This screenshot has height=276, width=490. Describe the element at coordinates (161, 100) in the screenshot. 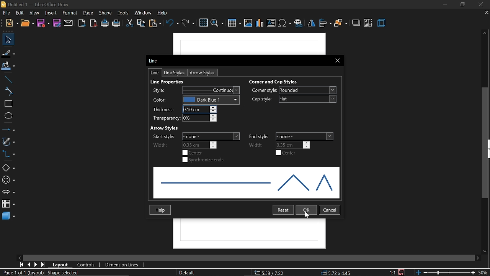

I see `Color:` at that location.